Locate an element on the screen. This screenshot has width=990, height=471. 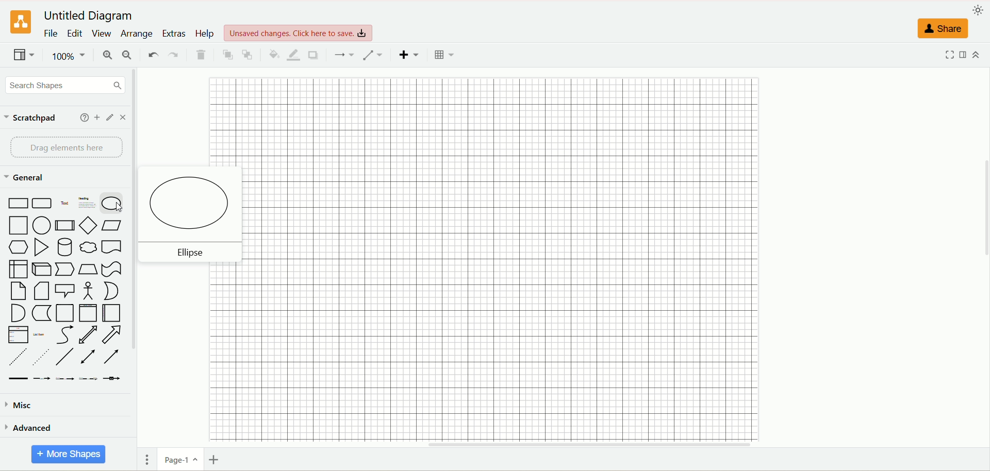
fullscreen is located at coordinates (949, 58).